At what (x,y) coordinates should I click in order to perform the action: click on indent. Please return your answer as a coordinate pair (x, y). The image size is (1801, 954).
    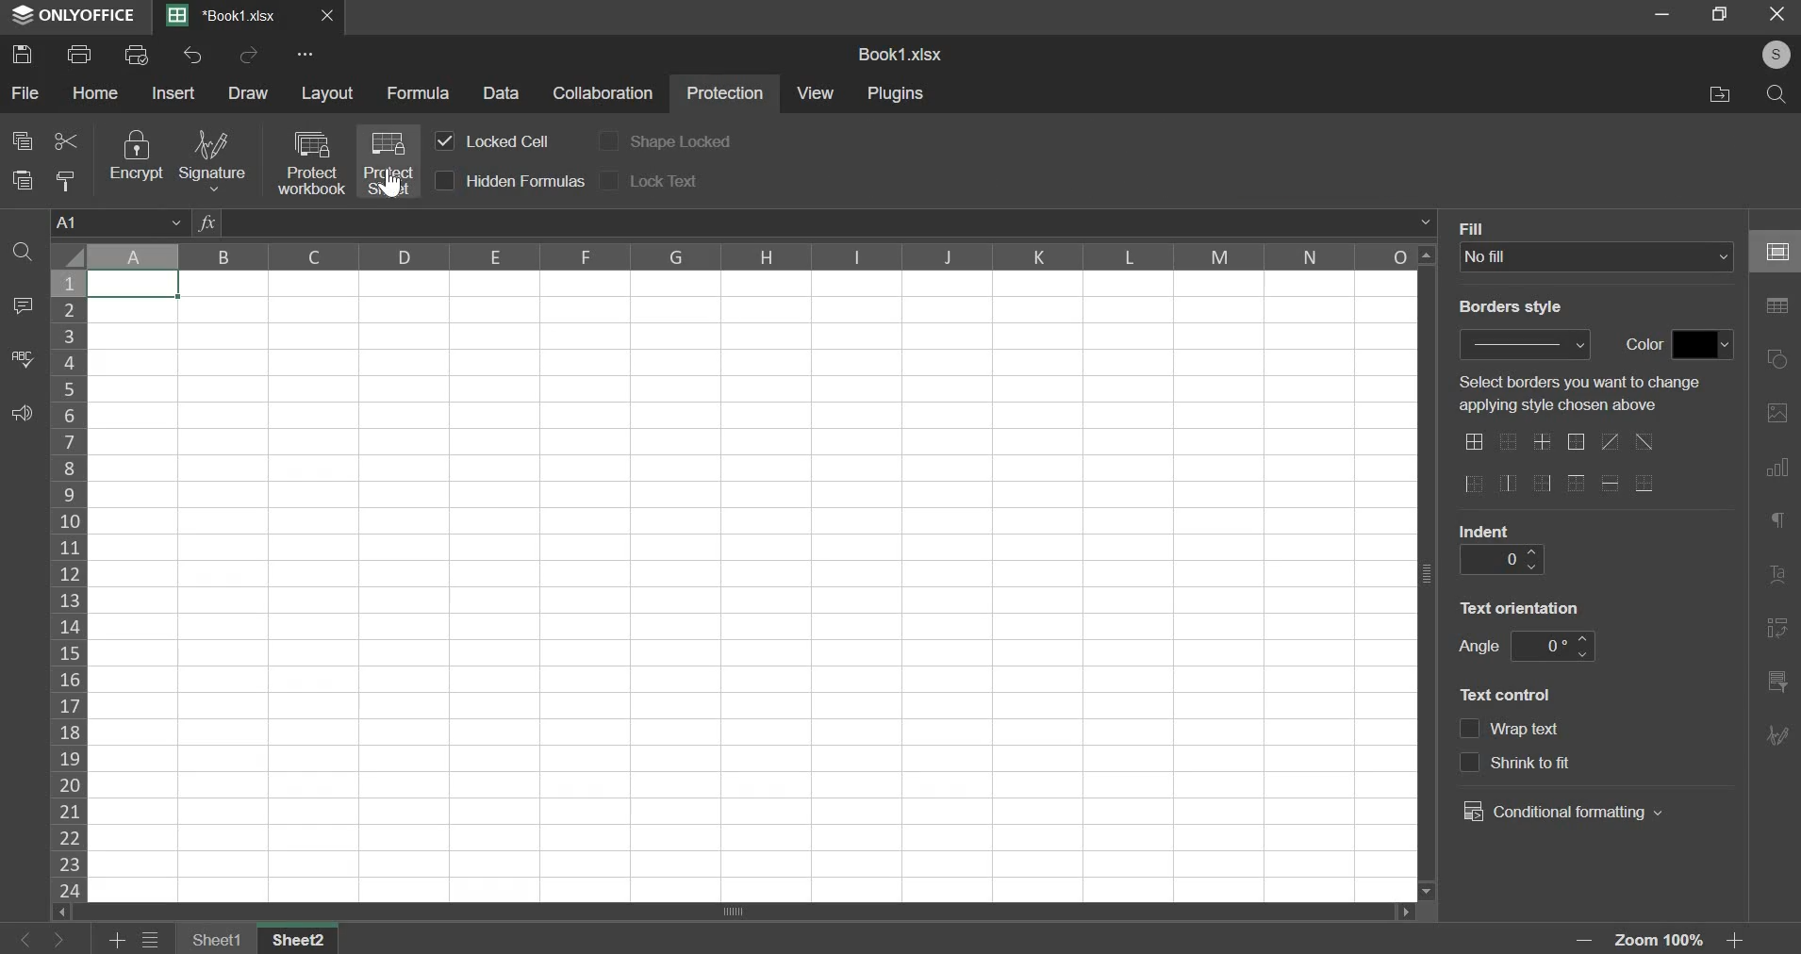
    Looking at the image, I should click on (1484, 530).